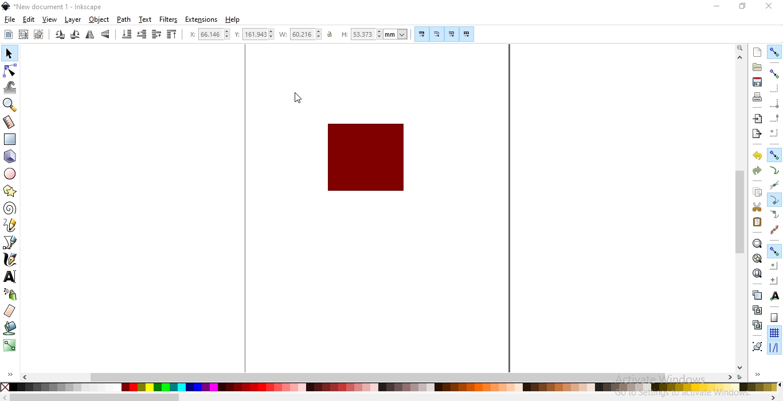  I want to click on snap midpoints of line segments, so click(776, 229).